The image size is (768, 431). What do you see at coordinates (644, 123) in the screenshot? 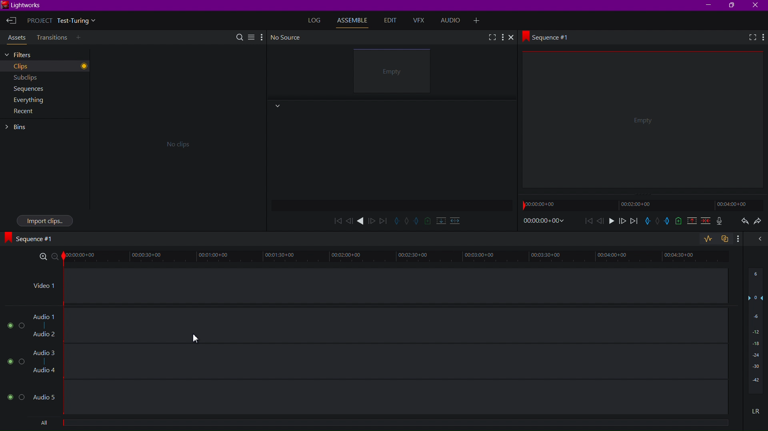
I see `Sequence View` at bounding box center [644, 123].